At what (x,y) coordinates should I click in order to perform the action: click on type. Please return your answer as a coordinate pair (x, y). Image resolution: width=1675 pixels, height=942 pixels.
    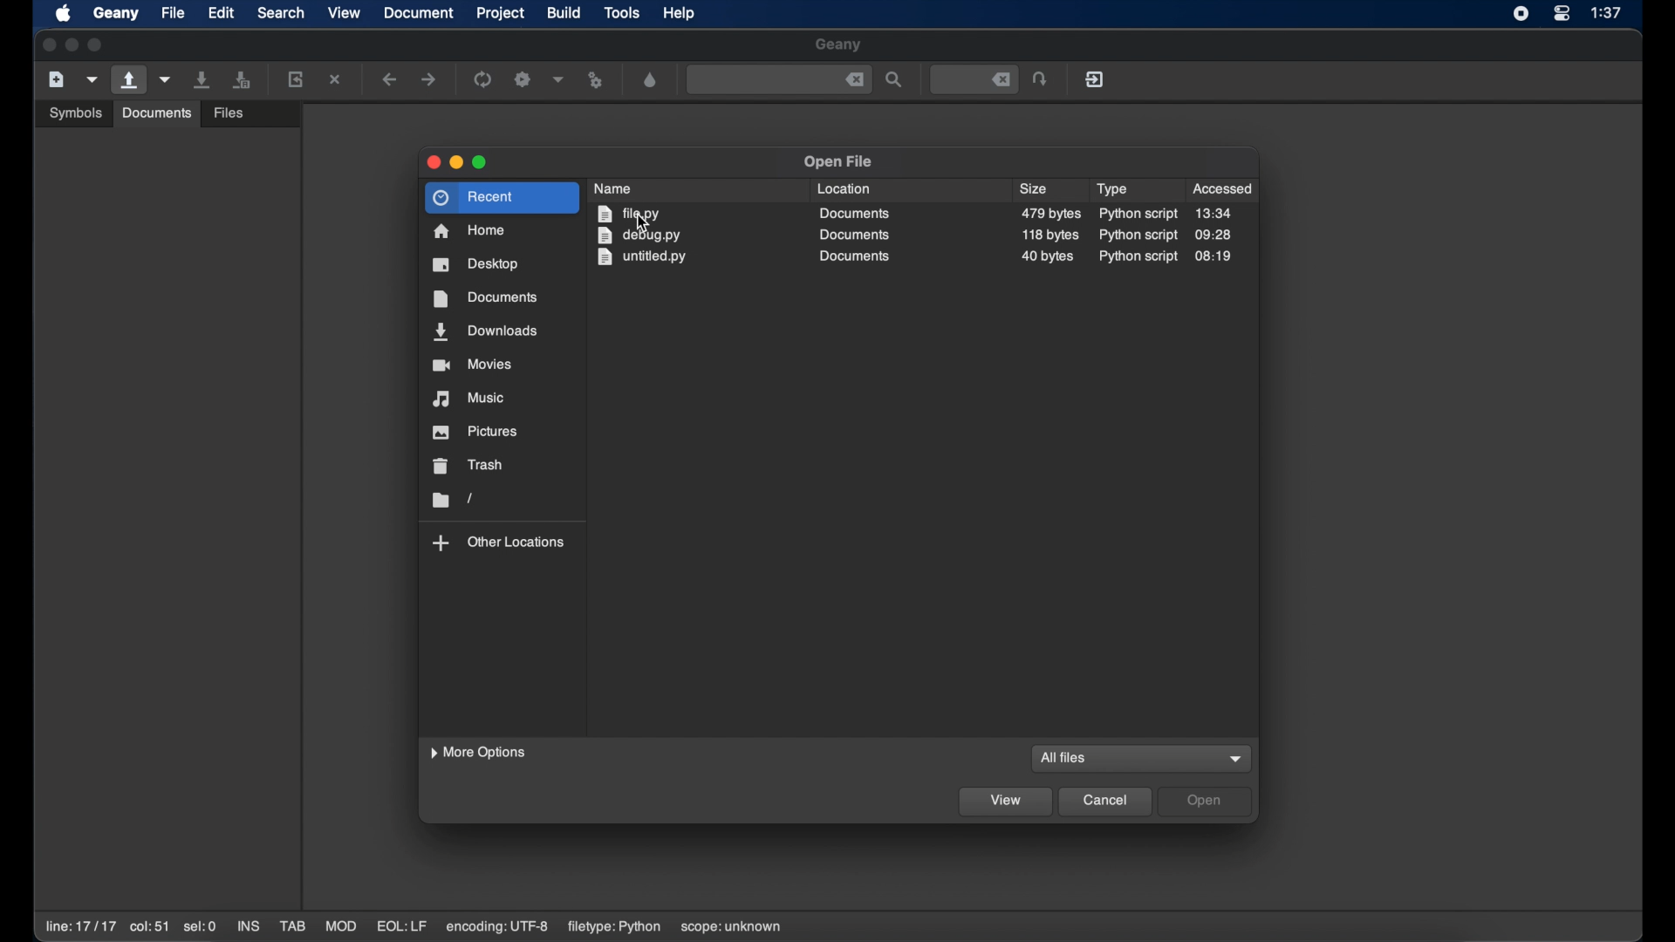
    Looking at the image, I should click on (1111, 189).